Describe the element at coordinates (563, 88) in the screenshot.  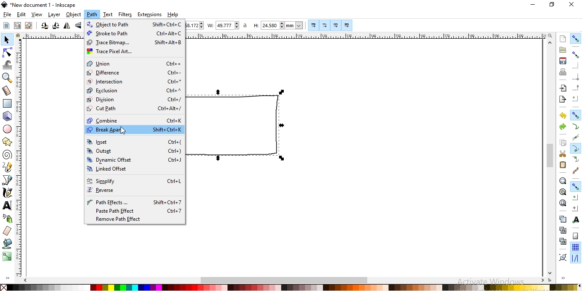
I see `import a bitmap` at that location.